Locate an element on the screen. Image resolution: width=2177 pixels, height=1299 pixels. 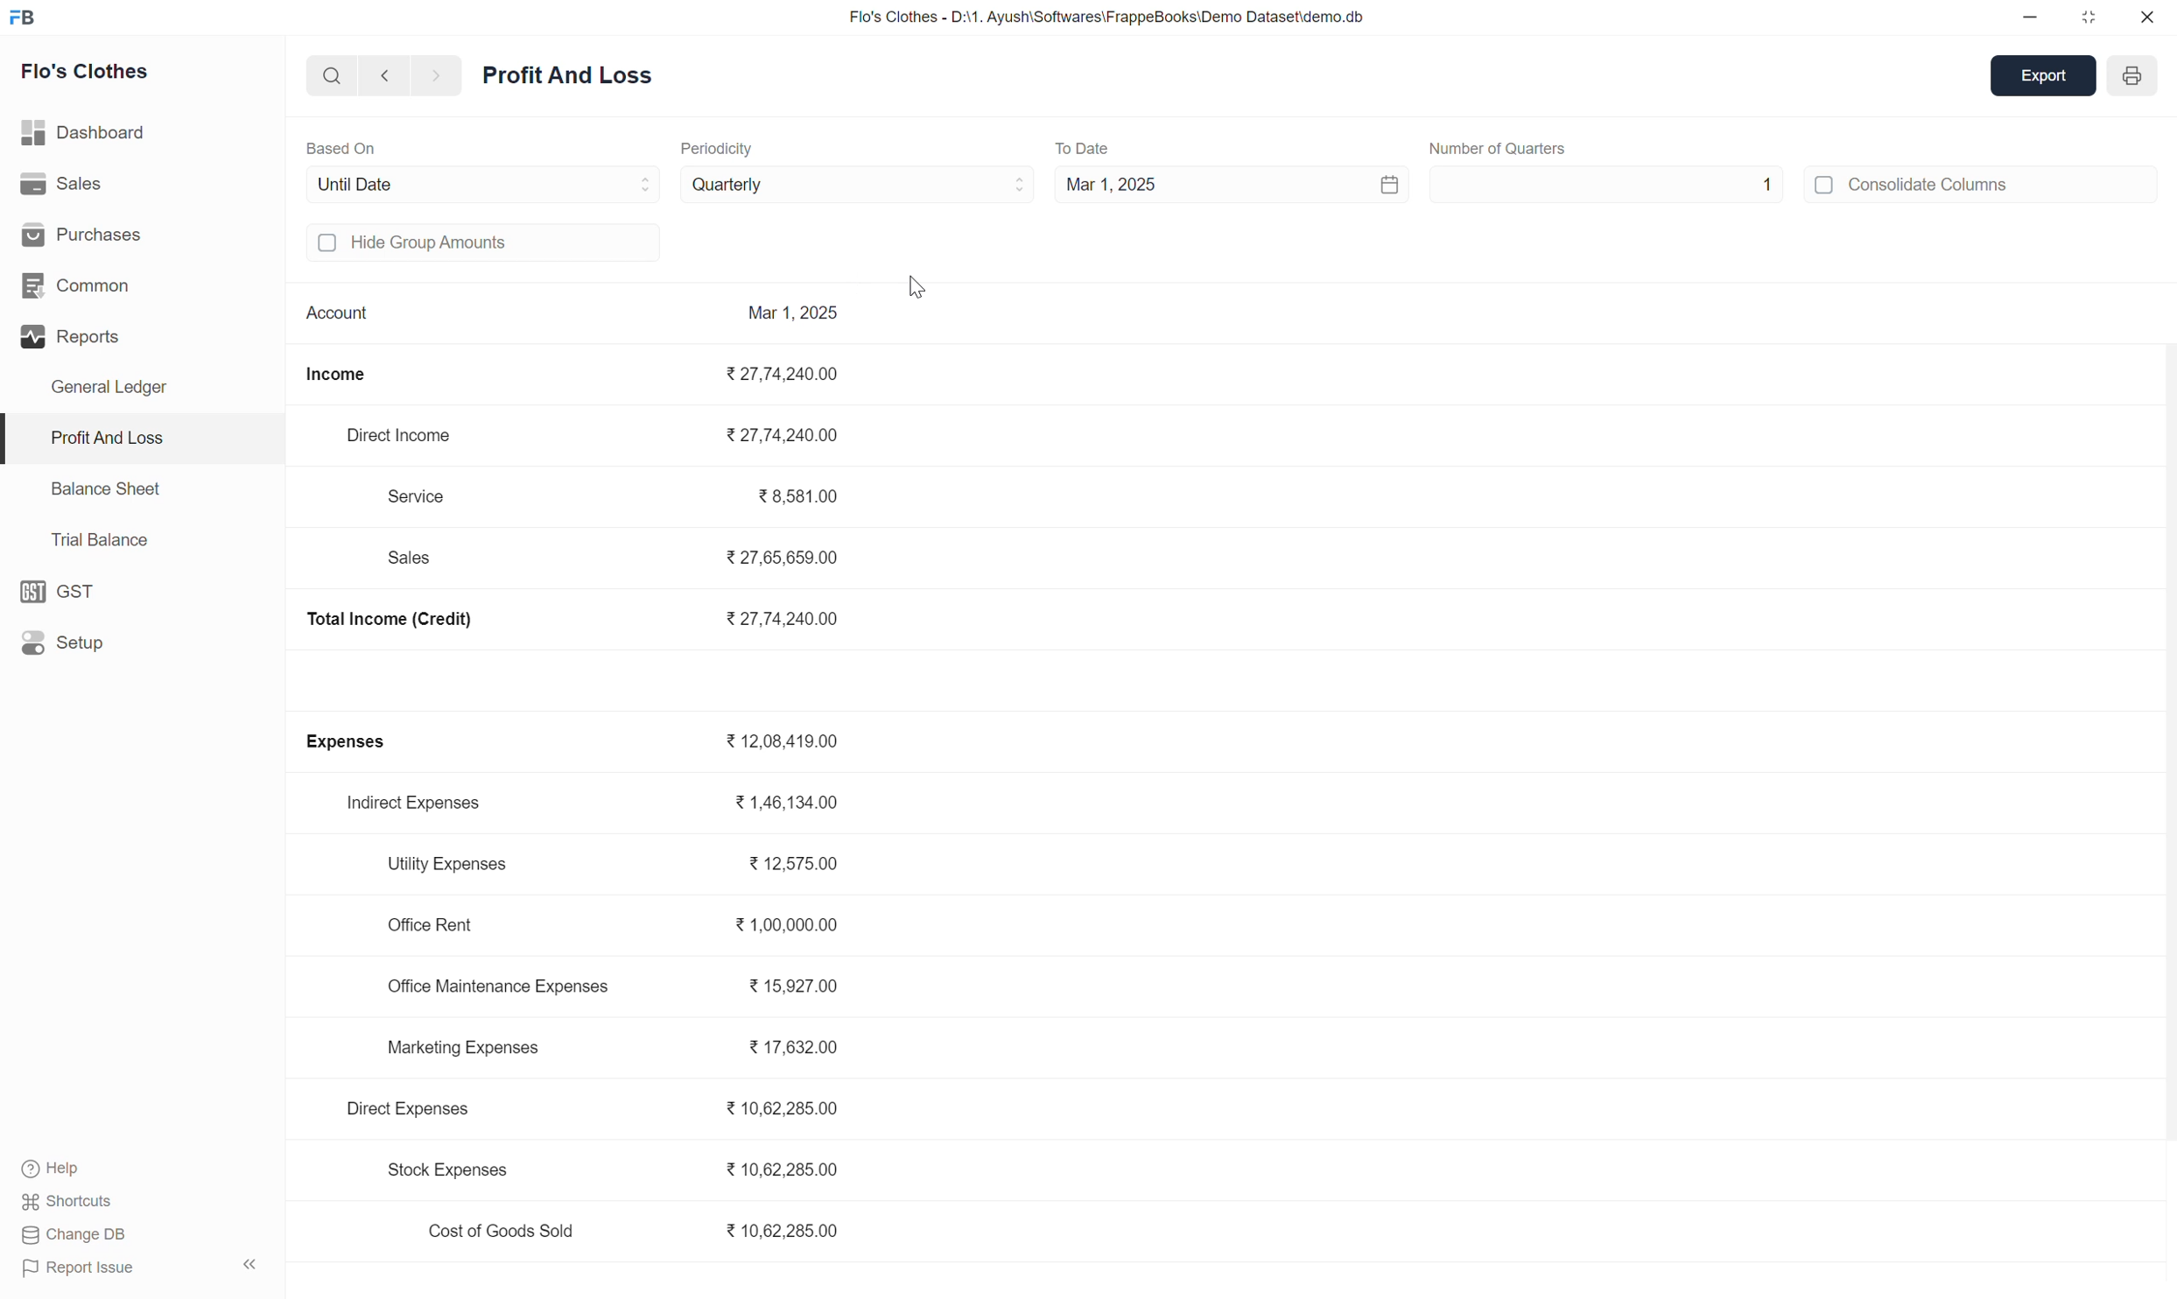
Sales is located at coordinates (418, 558).